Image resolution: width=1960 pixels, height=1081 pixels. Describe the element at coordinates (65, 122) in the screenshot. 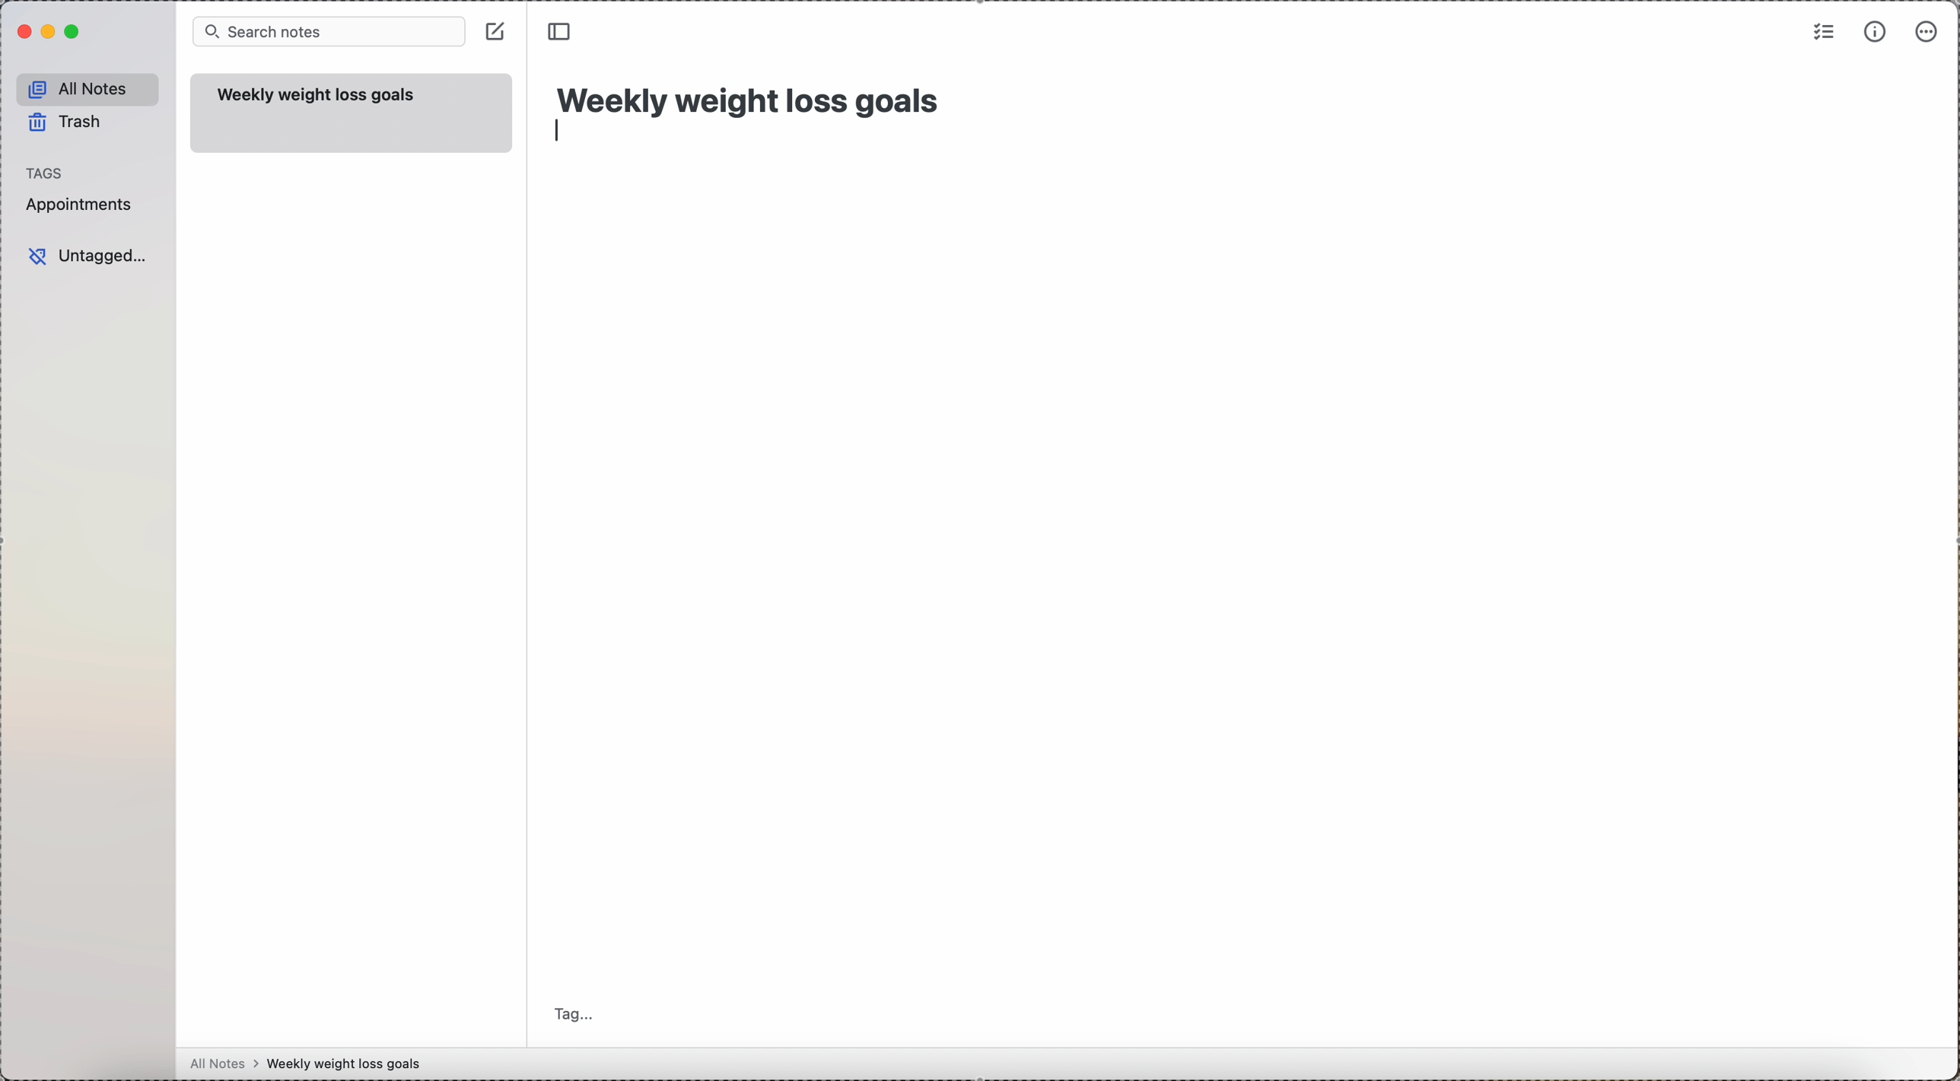

I see `trash` at that location.